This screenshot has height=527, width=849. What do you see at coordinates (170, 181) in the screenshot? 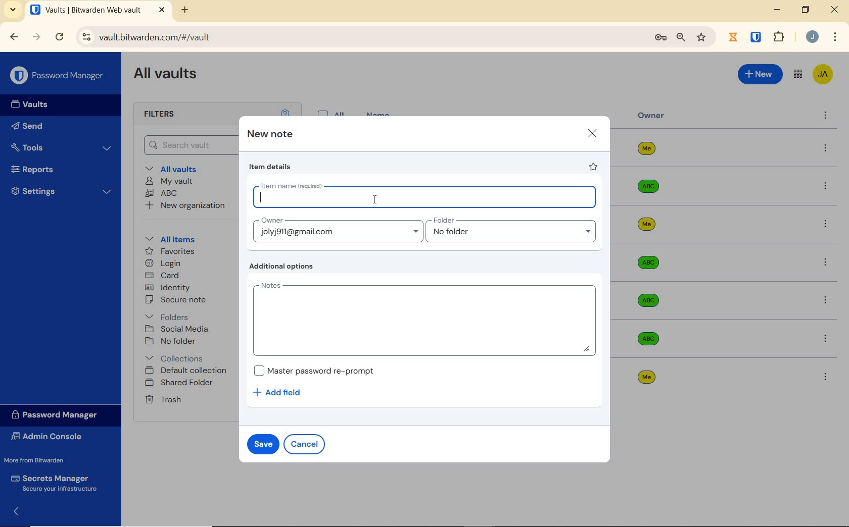
I see `My Vault` at bounding box center [170, 181].